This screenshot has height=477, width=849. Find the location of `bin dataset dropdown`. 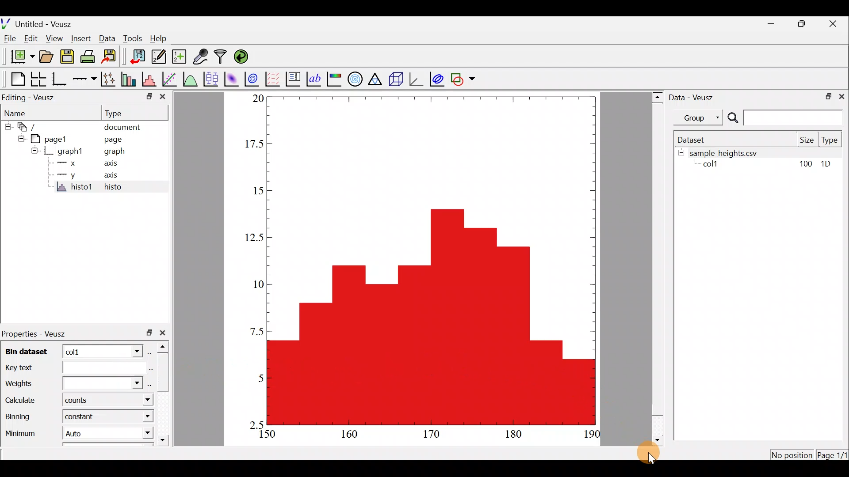

bin dataset dropdown is located at coordinates (132, 351).